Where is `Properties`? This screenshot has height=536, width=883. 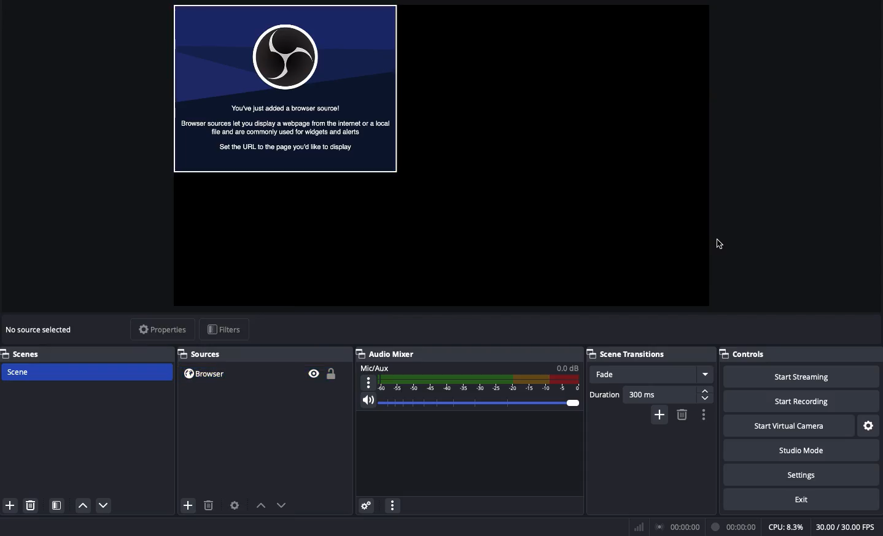 Properties is located at coordinates (163, 330).